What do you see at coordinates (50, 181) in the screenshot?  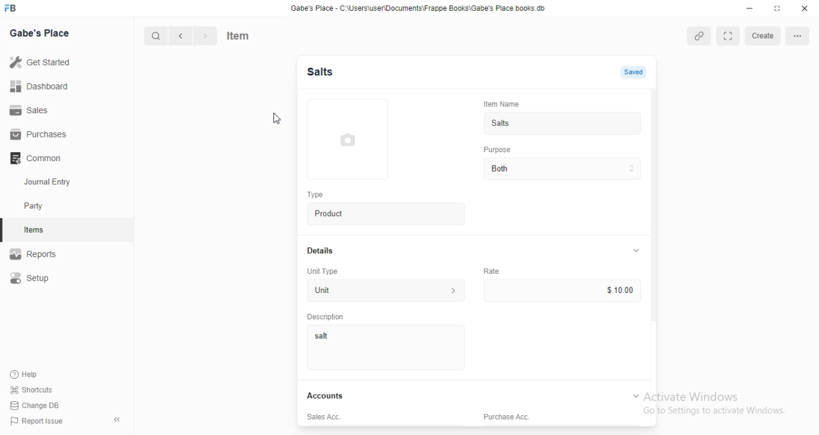 I see `Journal Entry` at bounding box center [50, 181].